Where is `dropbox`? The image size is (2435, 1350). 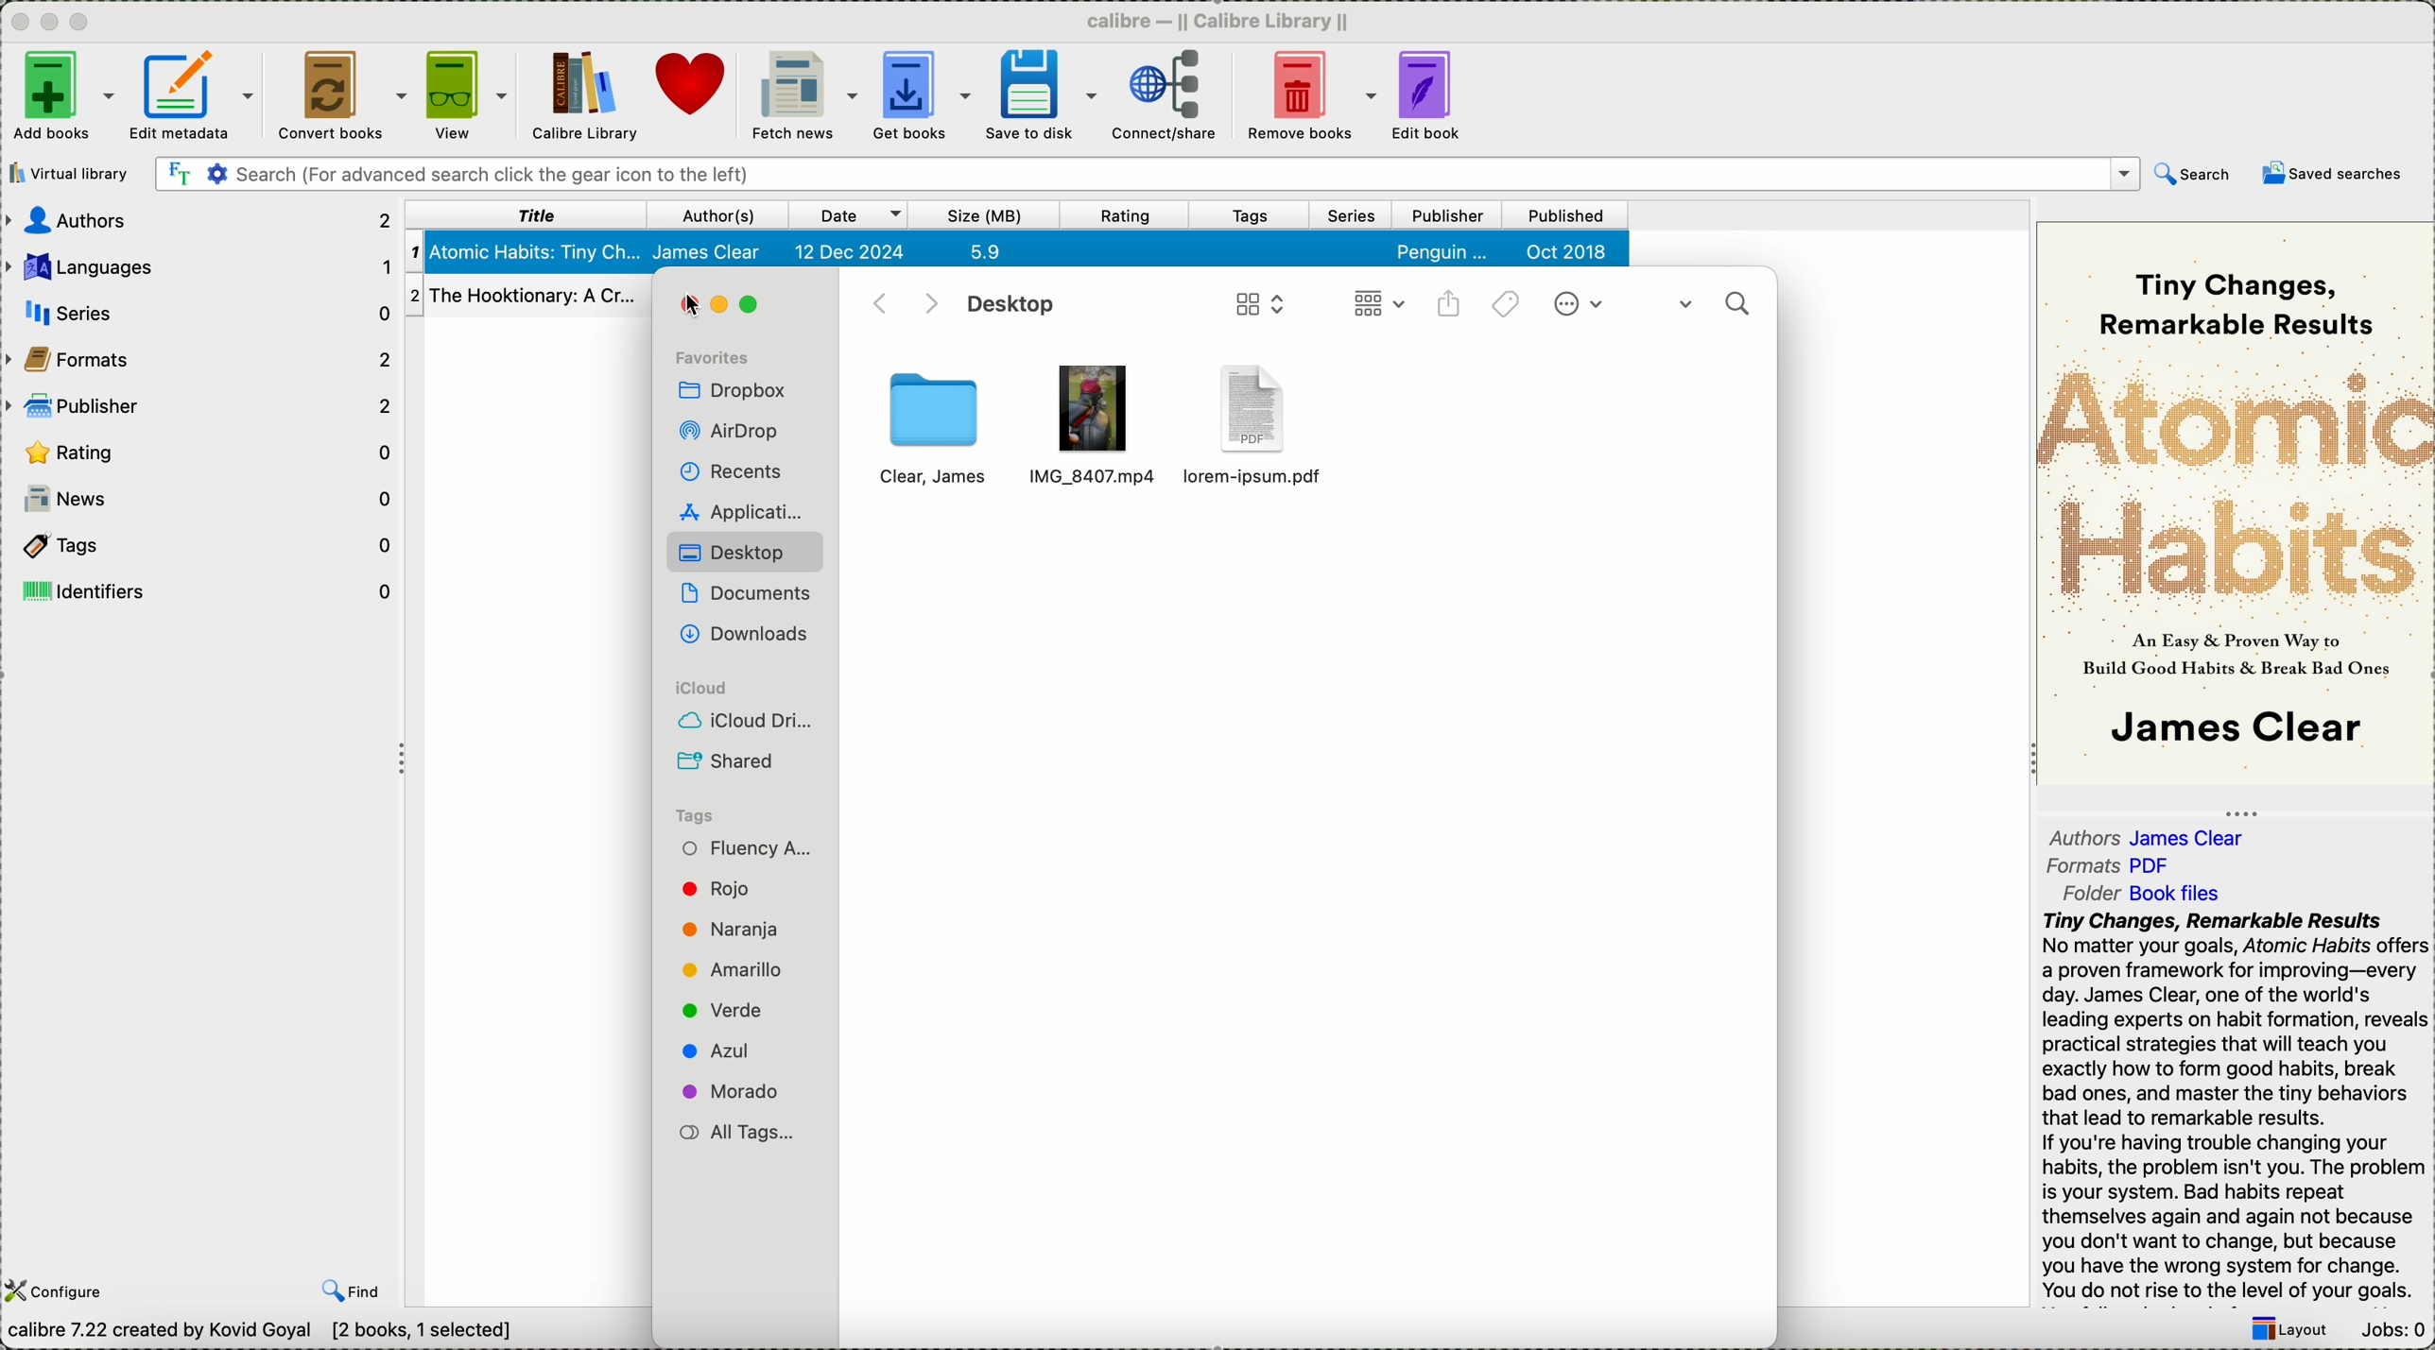
dropbox is located at coordinates (737, 389).